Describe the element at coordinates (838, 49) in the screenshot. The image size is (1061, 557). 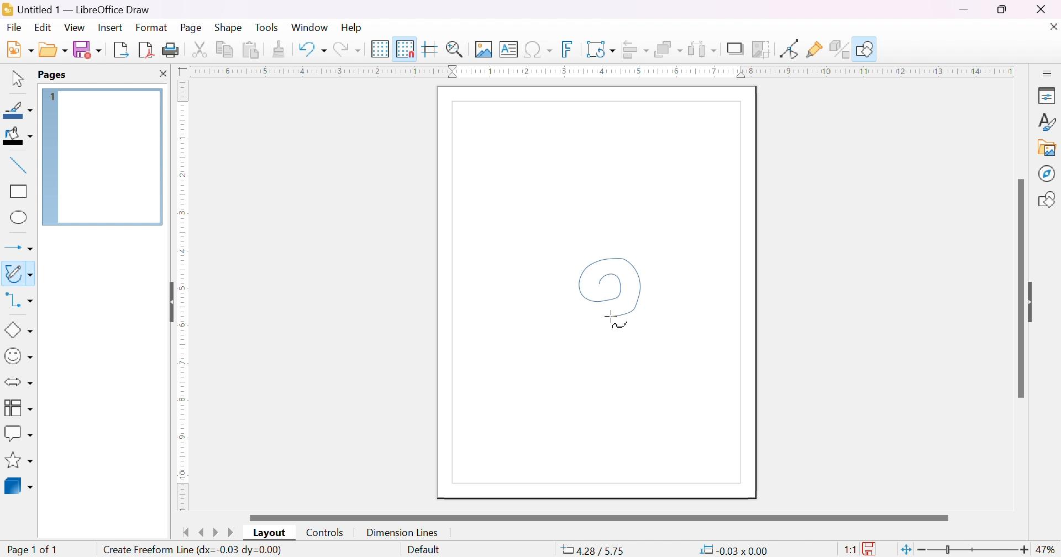
I see `toggle extrusion` at that location.